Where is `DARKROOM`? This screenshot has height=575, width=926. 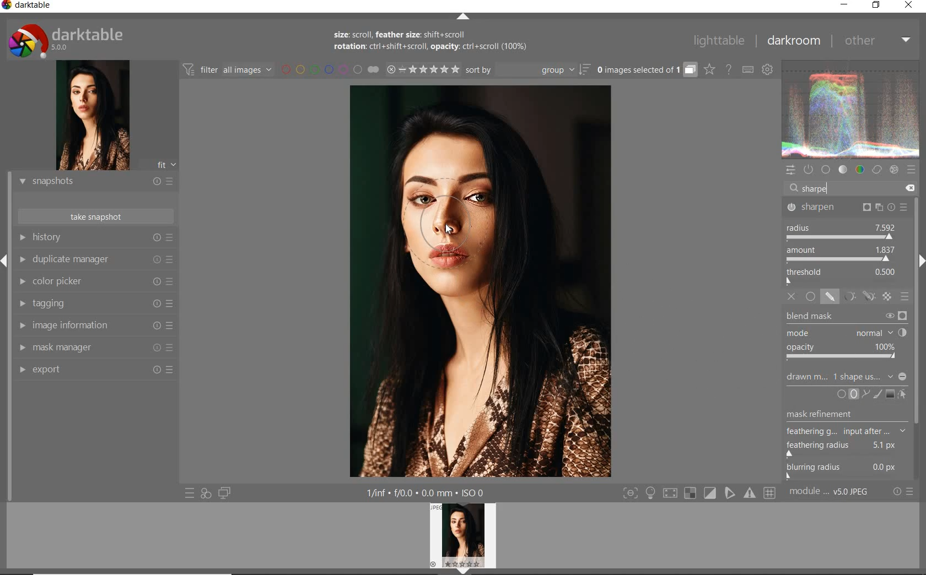 DARKROOM is located at coordinates (794, 41).